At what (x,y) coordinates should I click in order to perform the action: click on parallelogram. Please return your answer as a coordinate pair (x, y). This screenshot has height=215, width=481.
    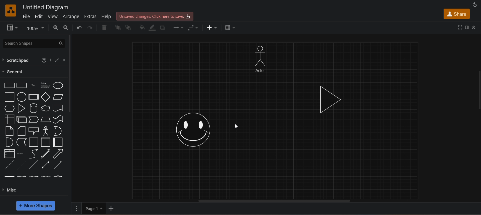
    Looking at the image, I should click on (59, 97).